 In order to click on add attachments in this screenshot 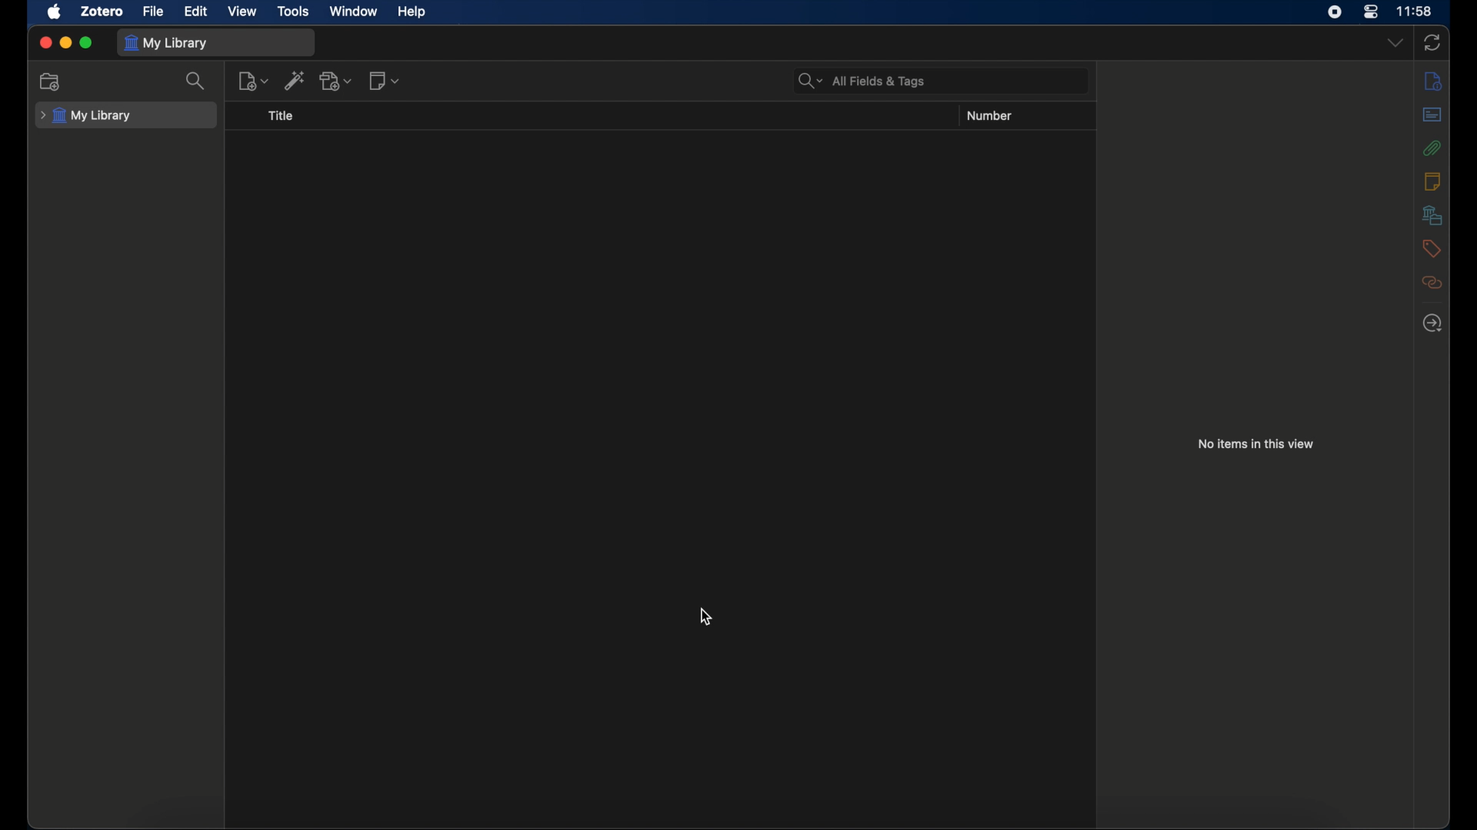, I will do `click(336, 81)`.